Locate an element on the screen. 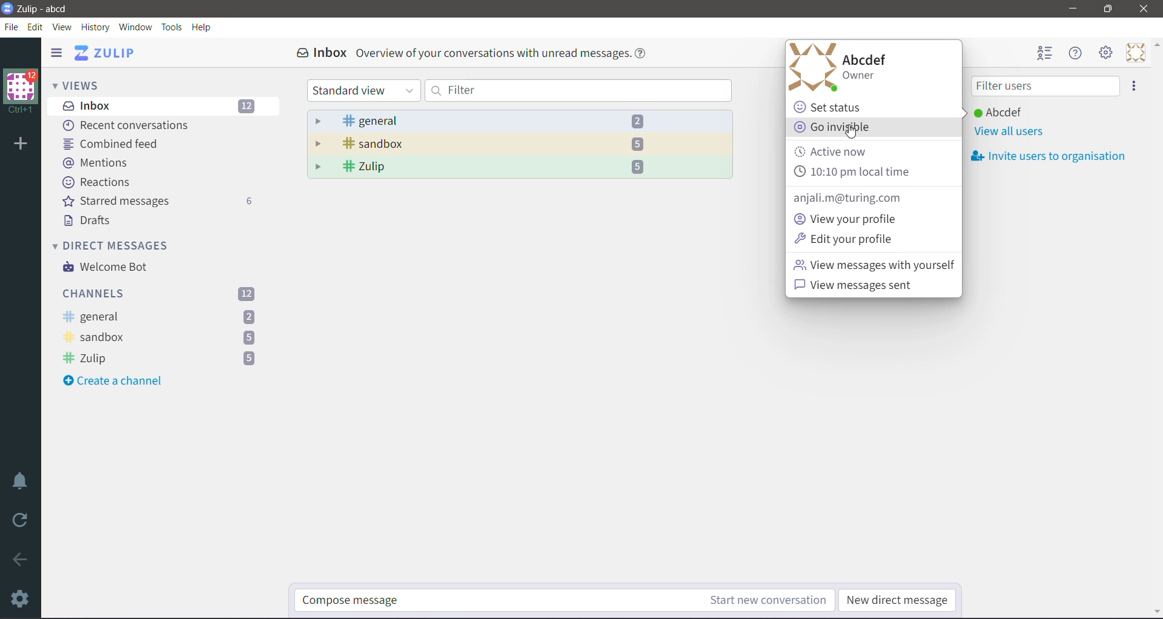 The height and width of the screenshot is (619, 1163). Inbox is located at coordinates (163, 106).